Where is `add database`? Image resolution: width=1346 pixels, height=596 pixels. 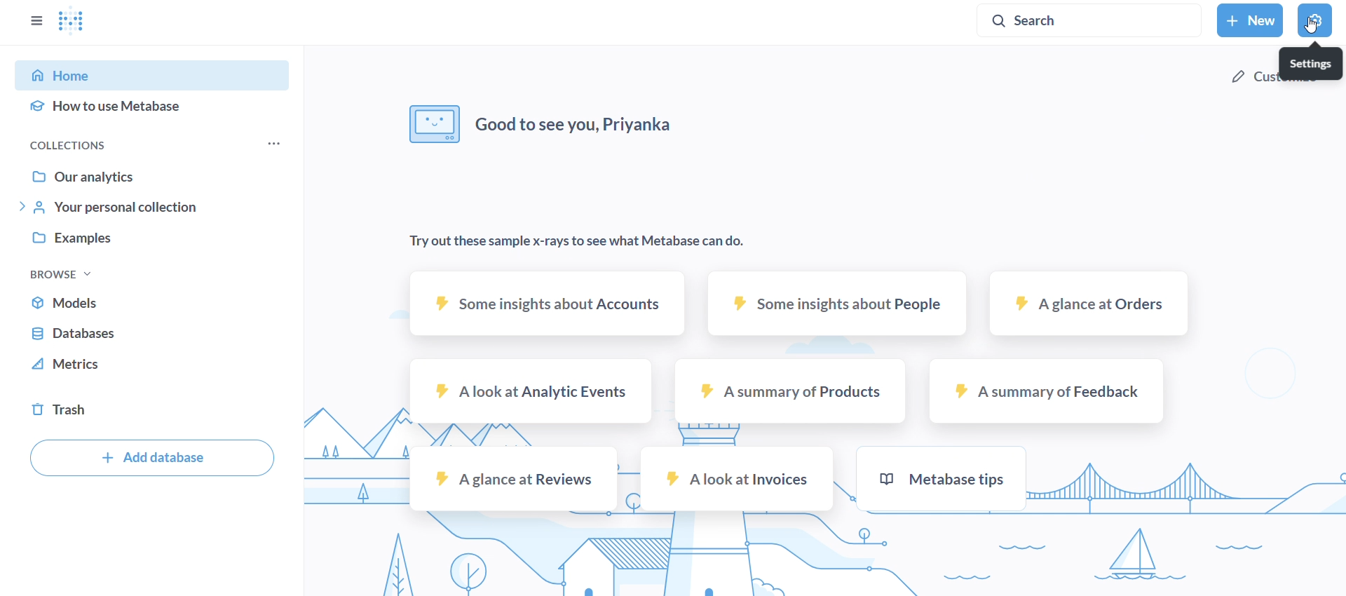
add database is located at coordinates (150, 458).